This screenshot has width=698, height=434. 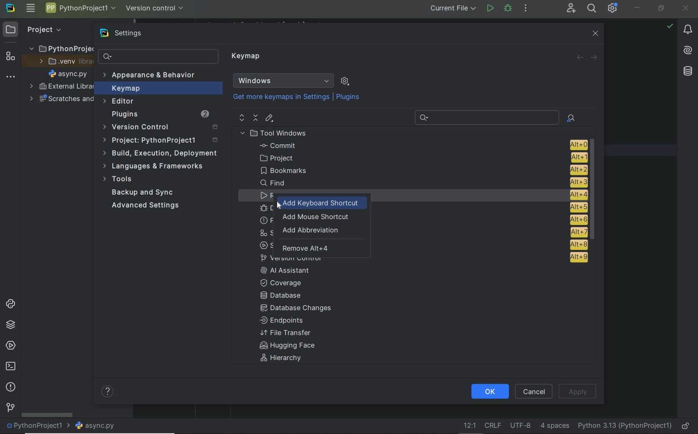 I want to click on Tool Windows, so click(x=277, y=133).